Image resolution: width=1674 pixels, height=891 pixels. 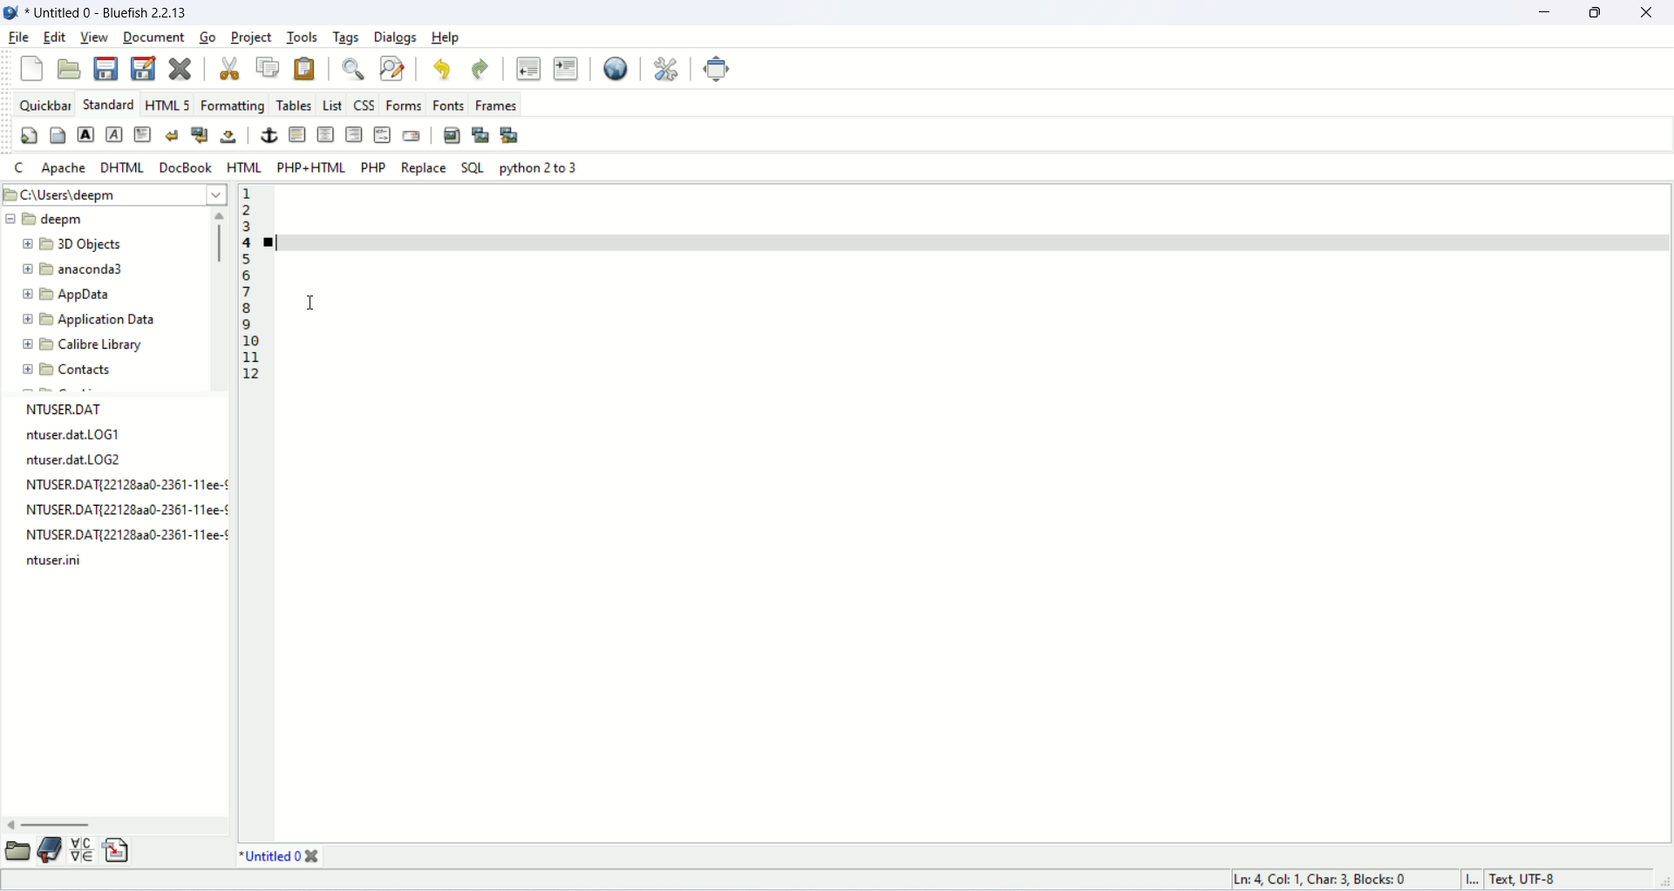 What do you see at coordinates (614, 67) in the screenshot?
I see `preview in browser` at bounding box center [614, 67].